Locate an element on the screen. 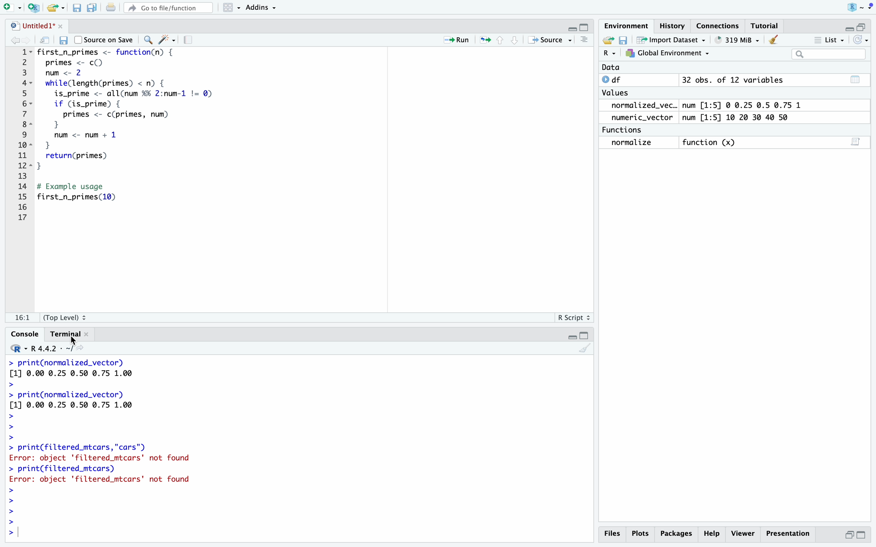 The image size is (876, 547). minimize/maximize is located at coordinates (574, 26).